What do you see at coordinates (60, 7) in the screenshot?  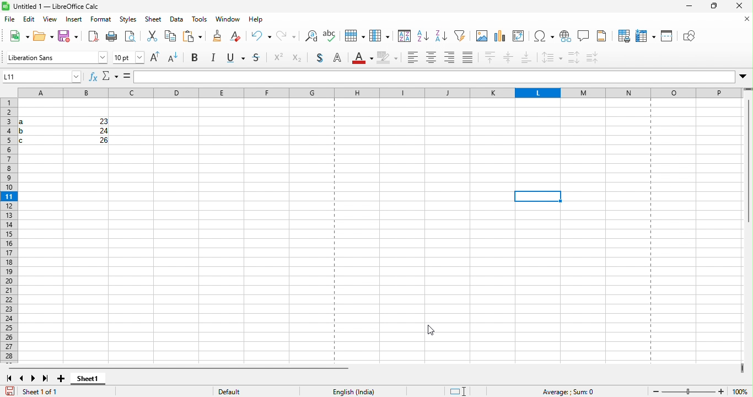 I see `title` at bounding box center [60, 7].